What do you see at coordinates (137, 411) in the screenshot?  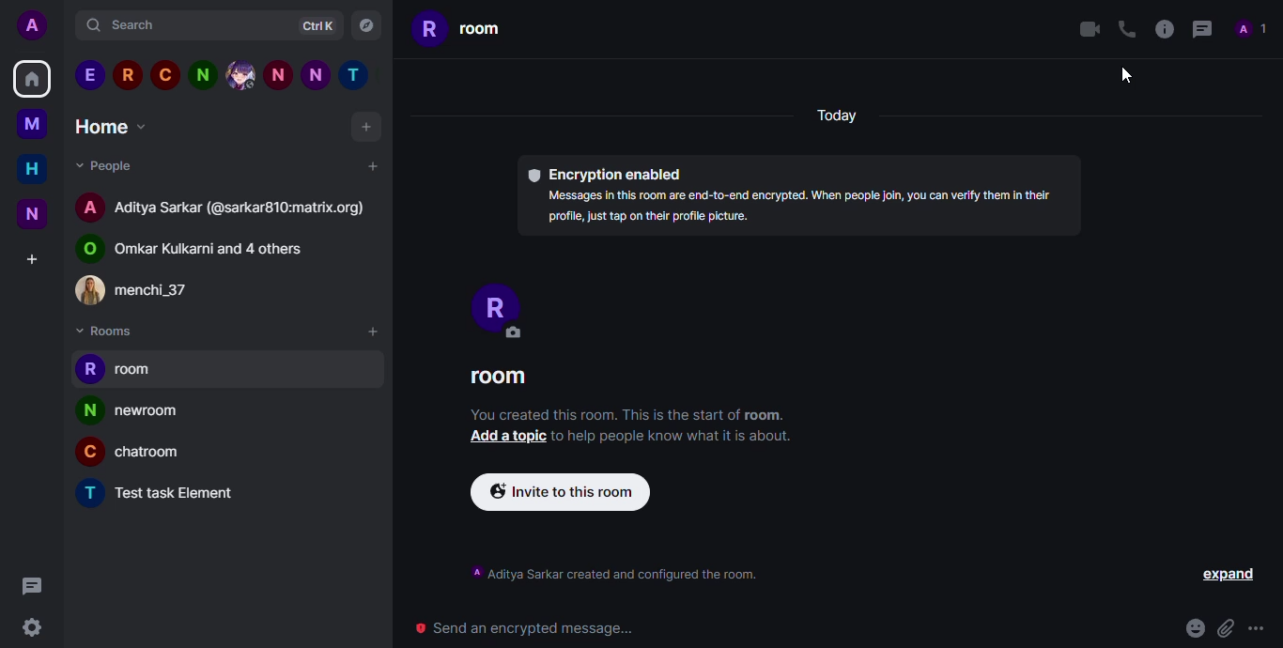 I see `newsroom` at bounding box center [137, 411].